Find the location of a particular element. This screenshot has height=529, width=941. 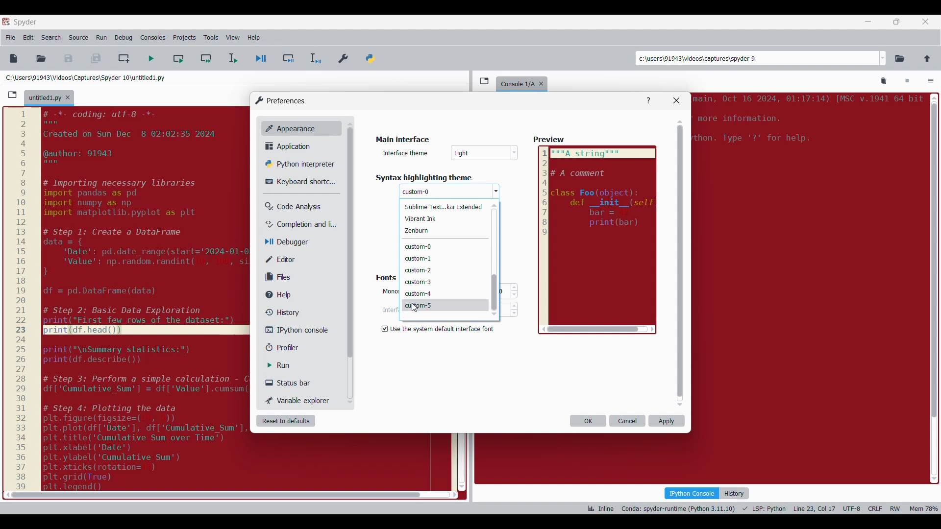

Vertical slide bar is located at coordinates (494, 259).